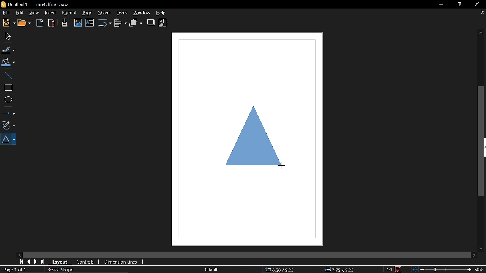 The height and width of the screenshot is (273, 486). I want to click on resize shape, so click(61, 270).